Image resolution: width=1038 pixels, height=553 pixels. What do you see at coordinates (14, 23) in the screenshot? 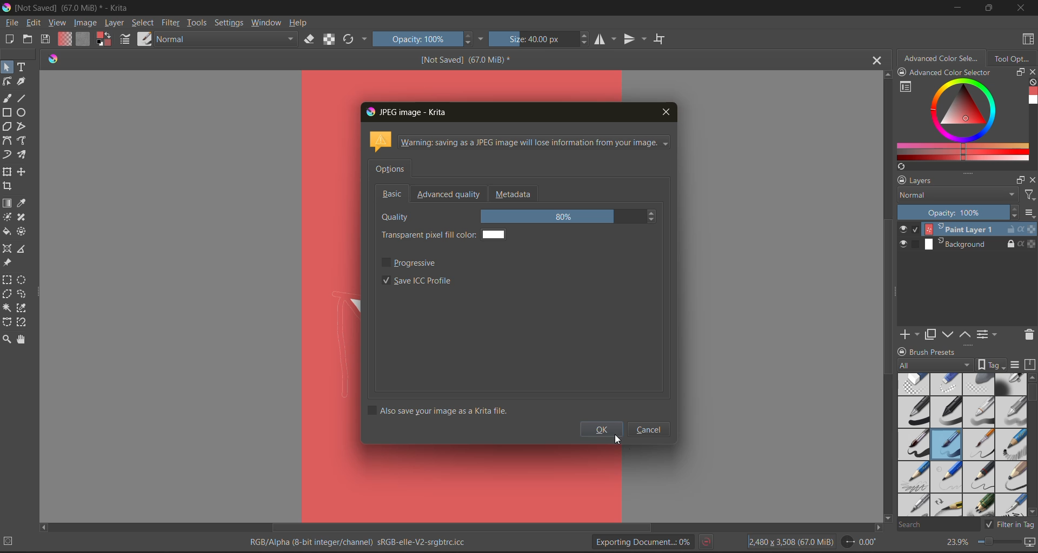
I see `file` at bounding box center [14, 23].